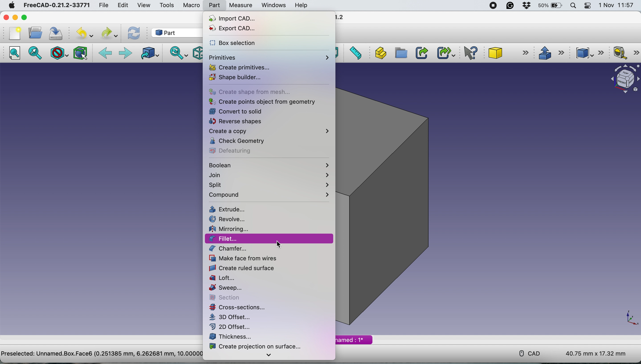 This screenshot has width=641, height=364. Describe the element at coordinates (236, 111) in the screenshot. I see `convert to solid` at that location.